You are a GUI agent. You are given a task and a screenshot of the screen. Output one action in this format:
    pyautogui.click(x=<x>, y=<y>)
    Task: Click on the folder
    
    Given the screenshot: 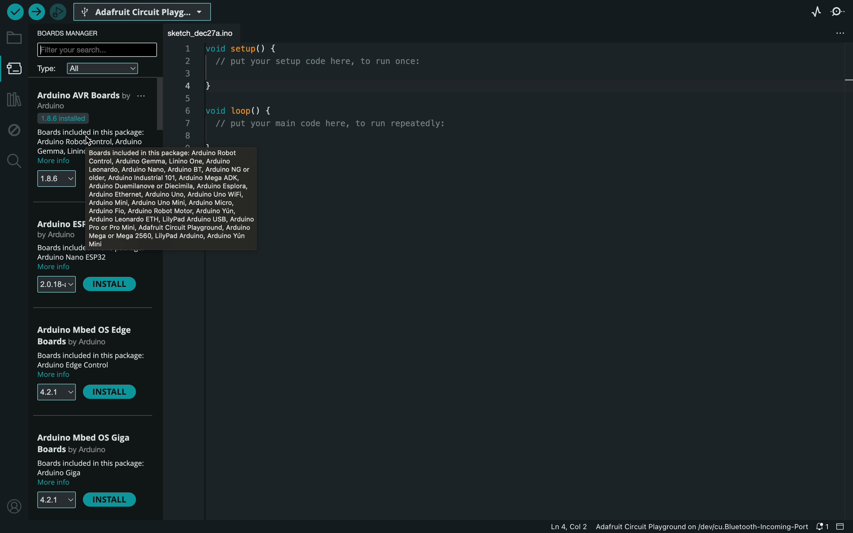 What is the action you would take?
    pyautogui.click(x=13, y=38)
    